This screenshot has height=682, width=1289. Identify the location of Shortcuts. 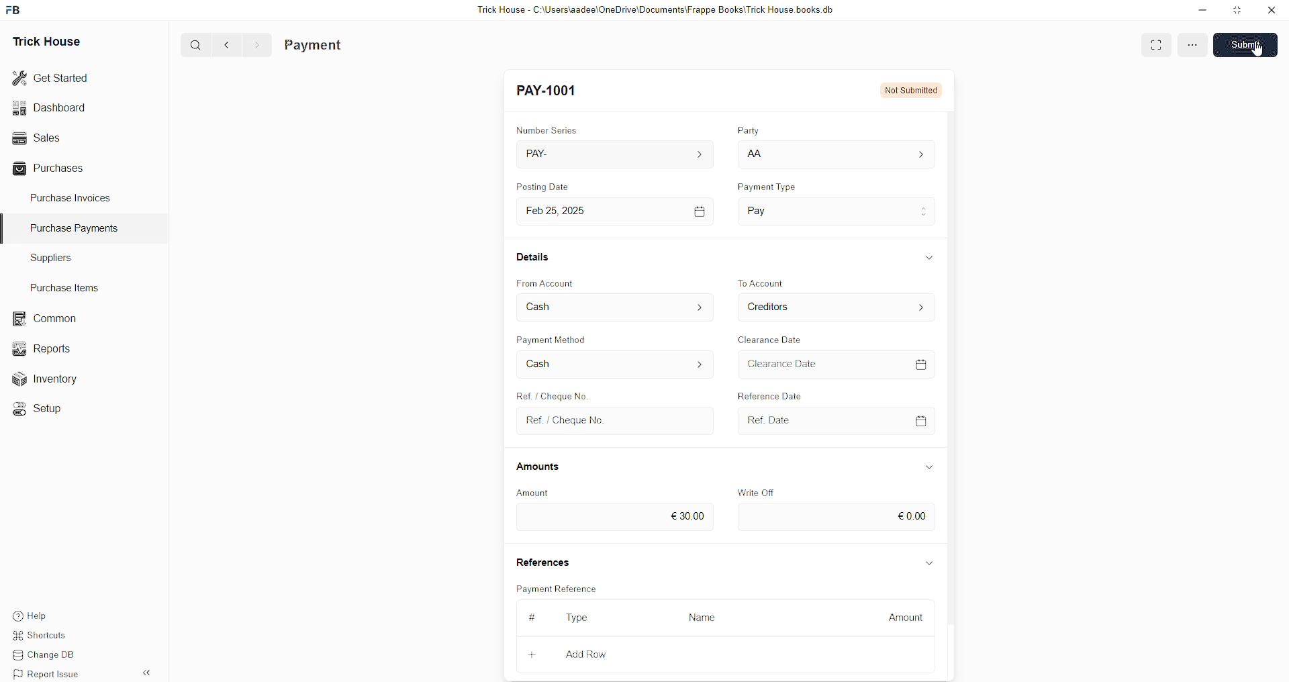
(48, 637).